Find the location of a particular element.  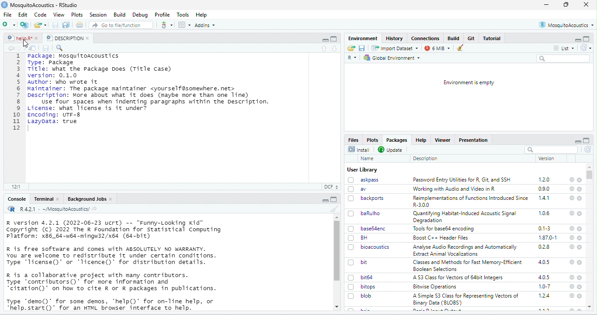

version is located at coordinates (545, 158).